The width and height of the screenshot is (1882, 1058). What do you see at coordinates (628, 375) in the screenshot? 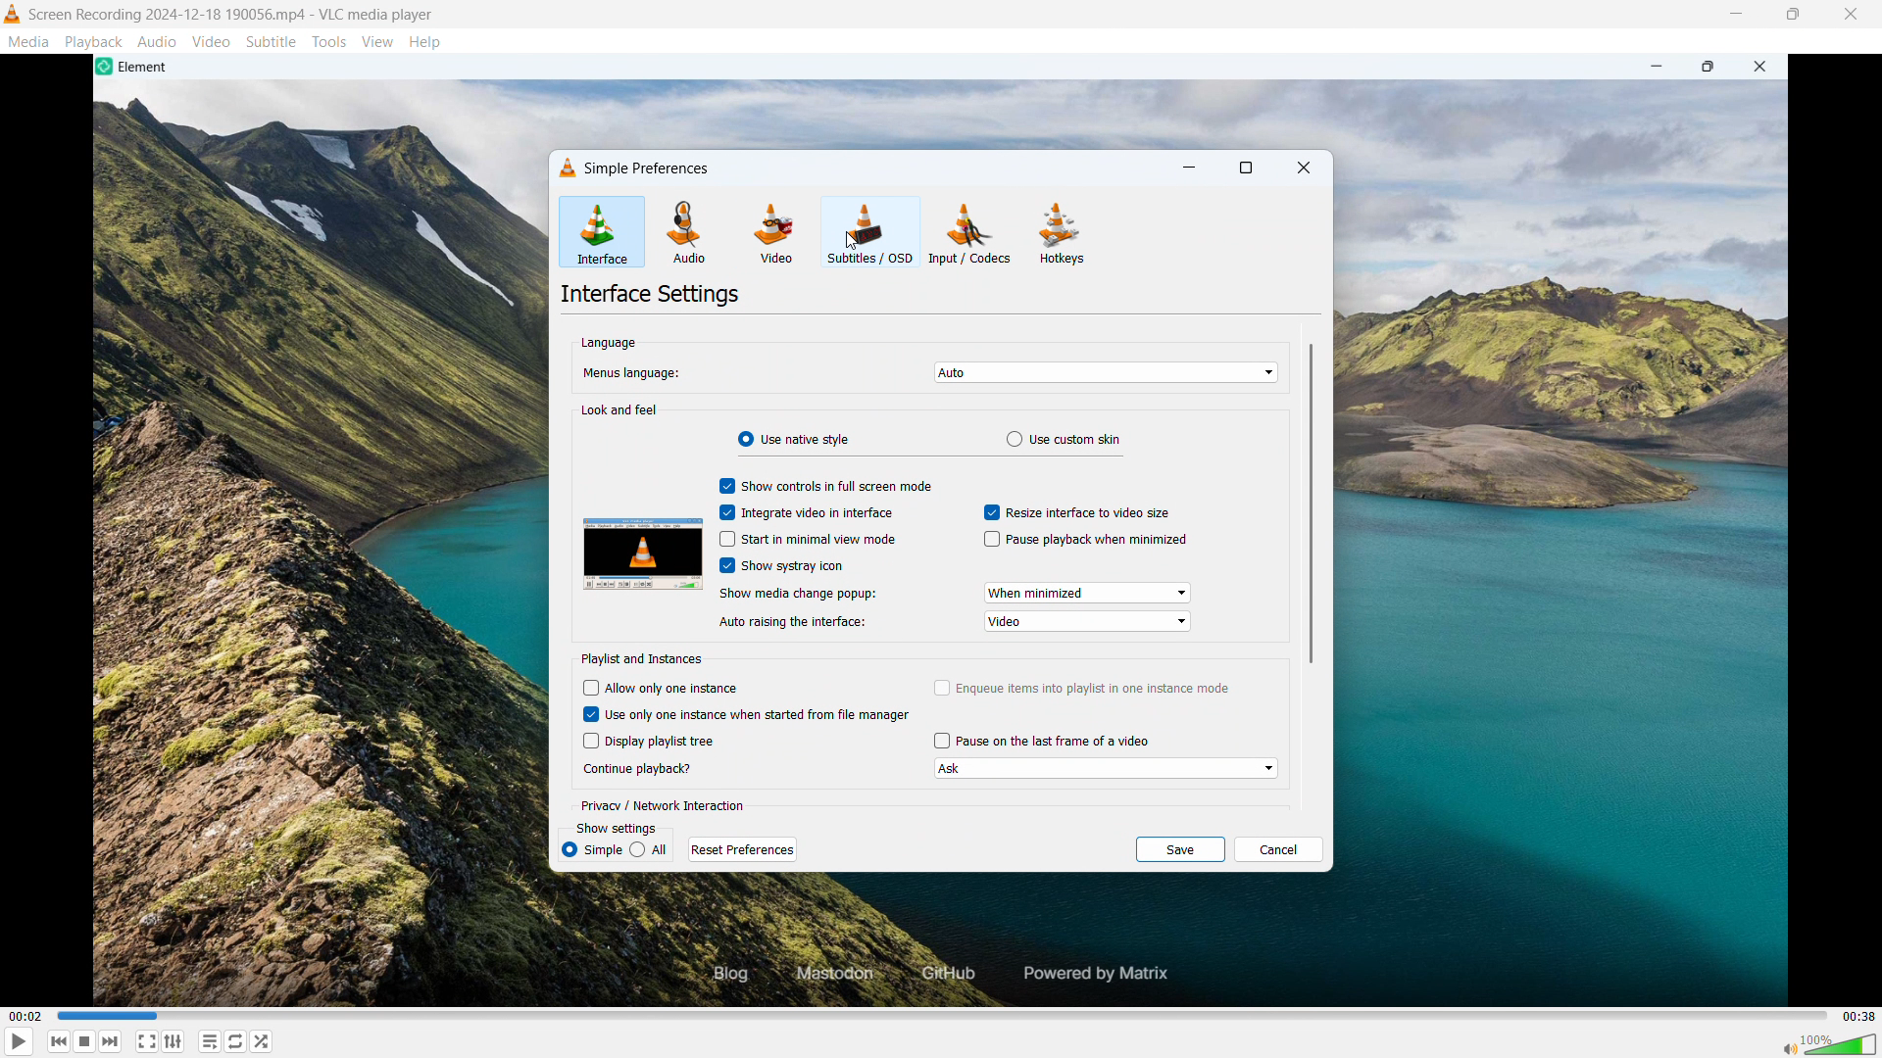
I see `Menus language:` at bounding box center [628, 375].